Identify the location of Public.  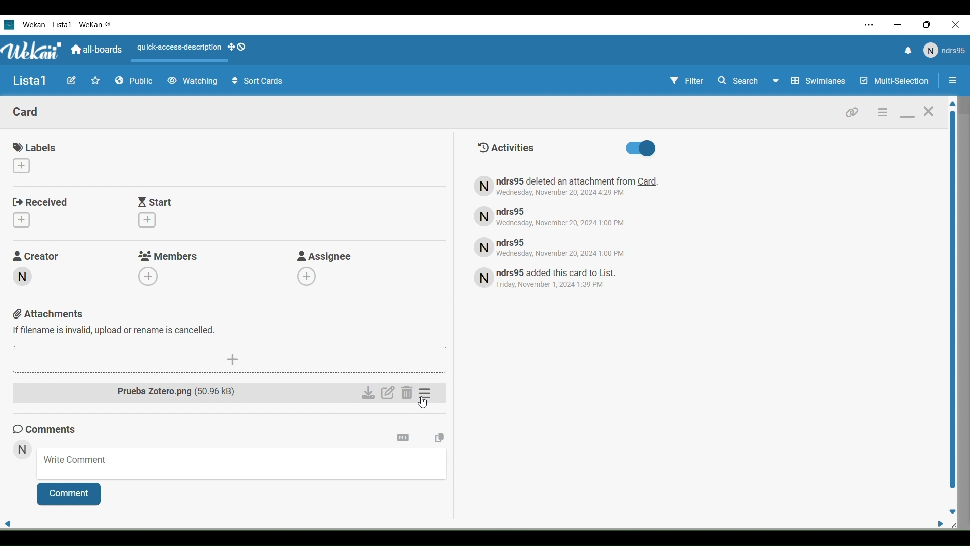
(134, 81).